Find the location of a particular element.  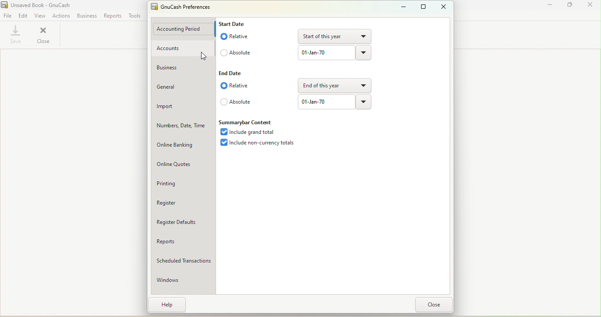

Business is located at coordinates (87, 15).